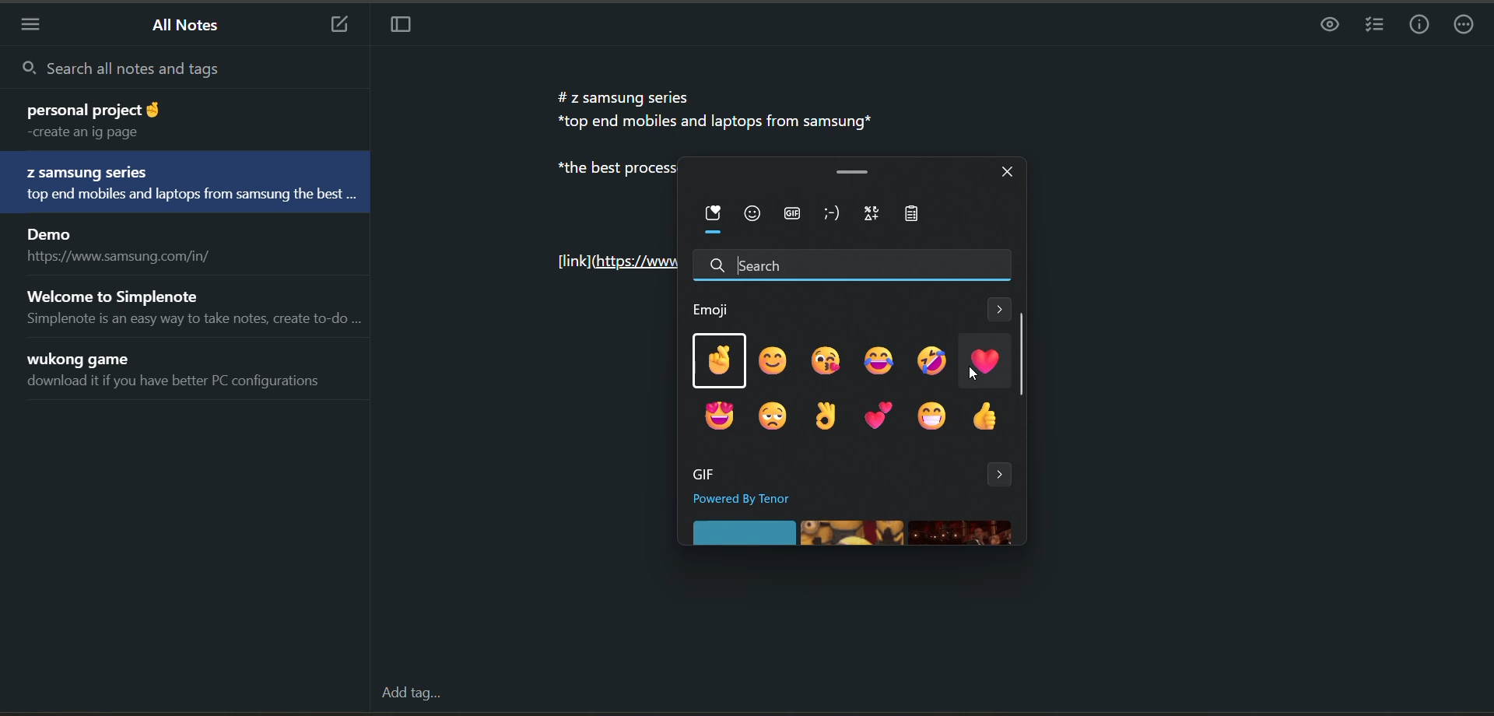  Describe the element at coordinates (182, 374) in the screenshot. I see `note title and preview` at that location.